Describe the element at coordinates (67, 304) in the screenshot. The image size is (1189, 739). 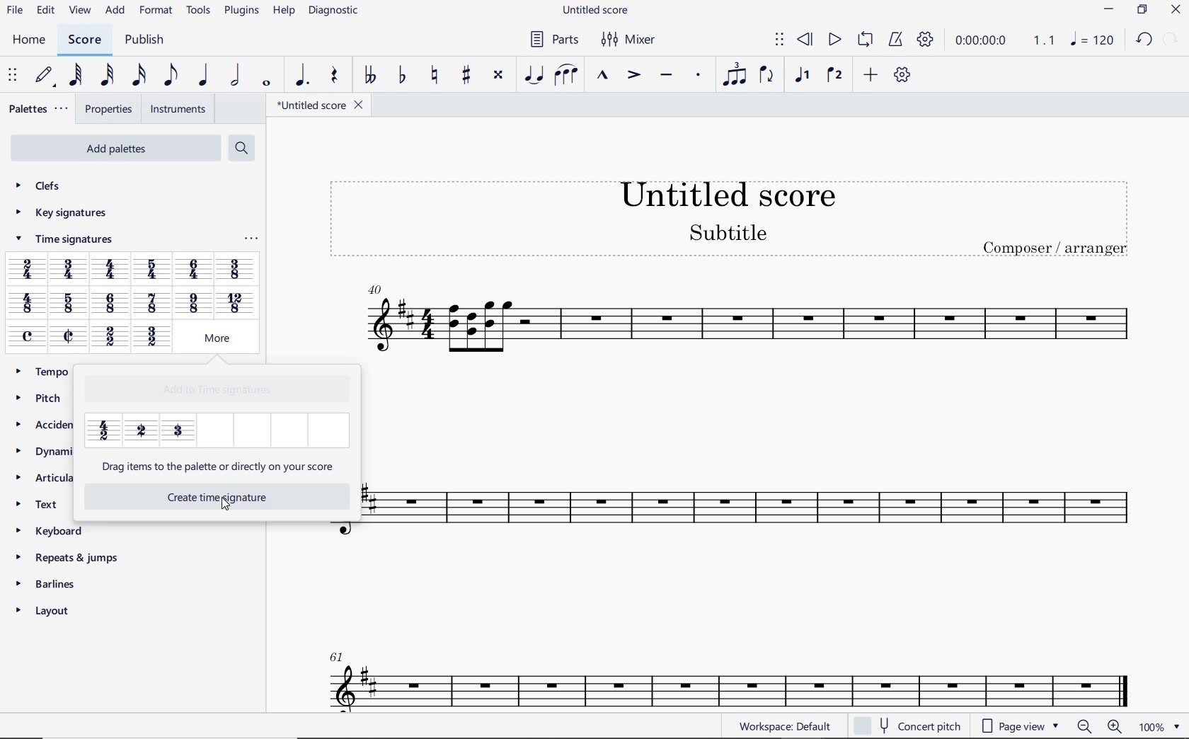
I see `5/8` at that location.